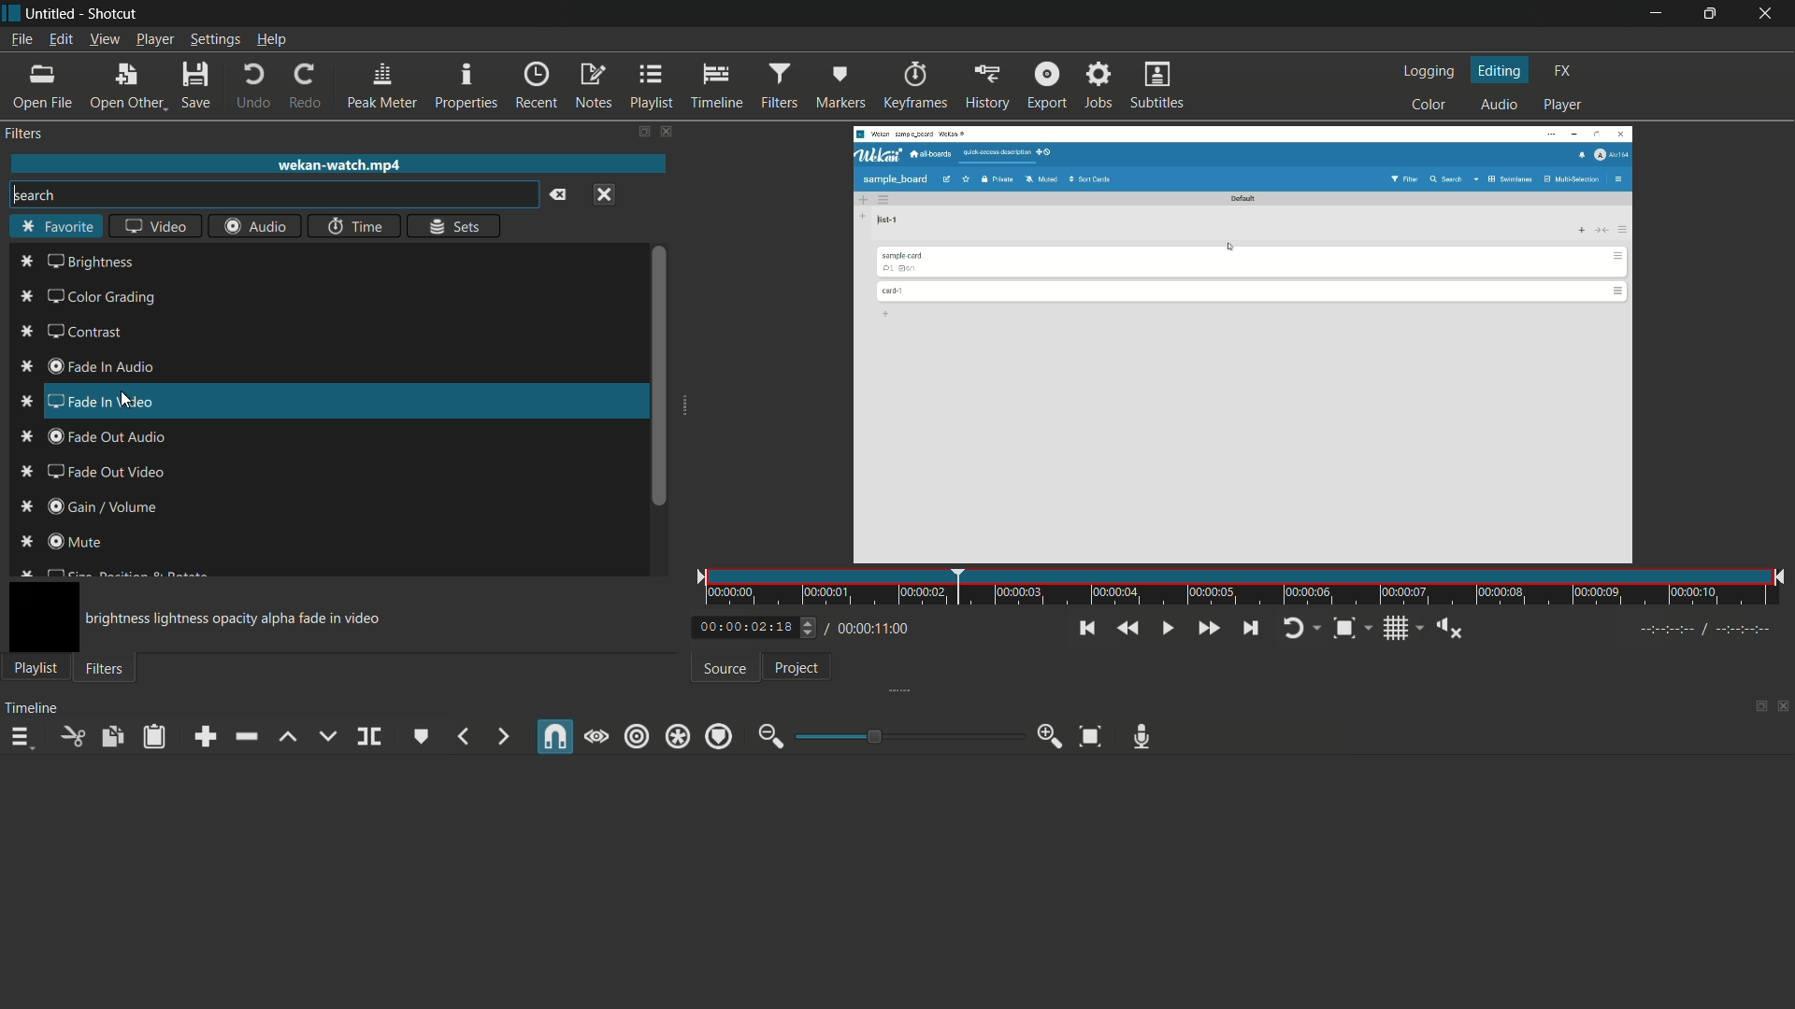  What do you see at coordinates (608, 194) in the screenshot?
I see `close menu` at bounding box center [608, 194].